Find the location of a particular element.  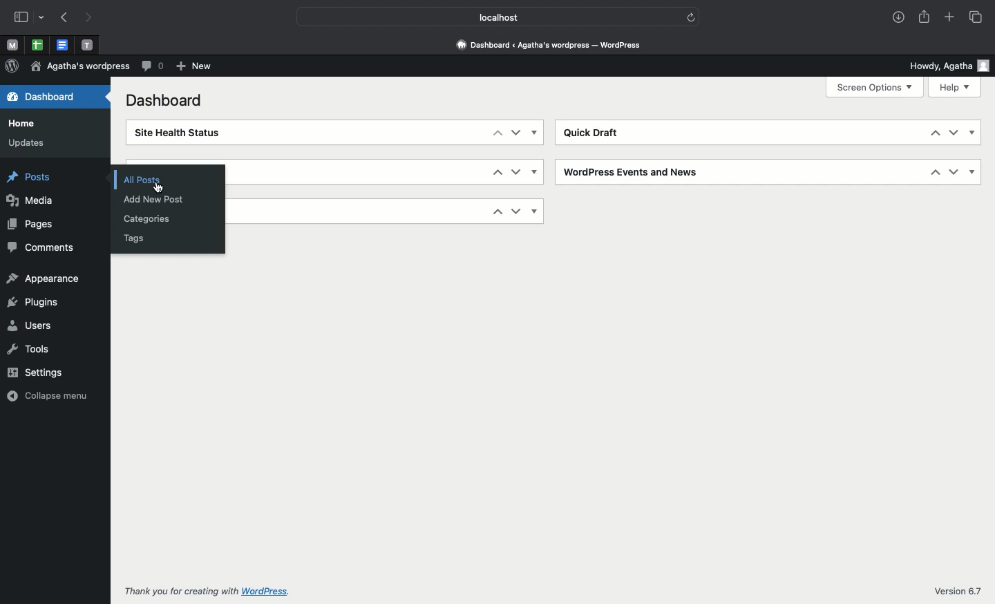

Media is located at coordinates (34, 202).